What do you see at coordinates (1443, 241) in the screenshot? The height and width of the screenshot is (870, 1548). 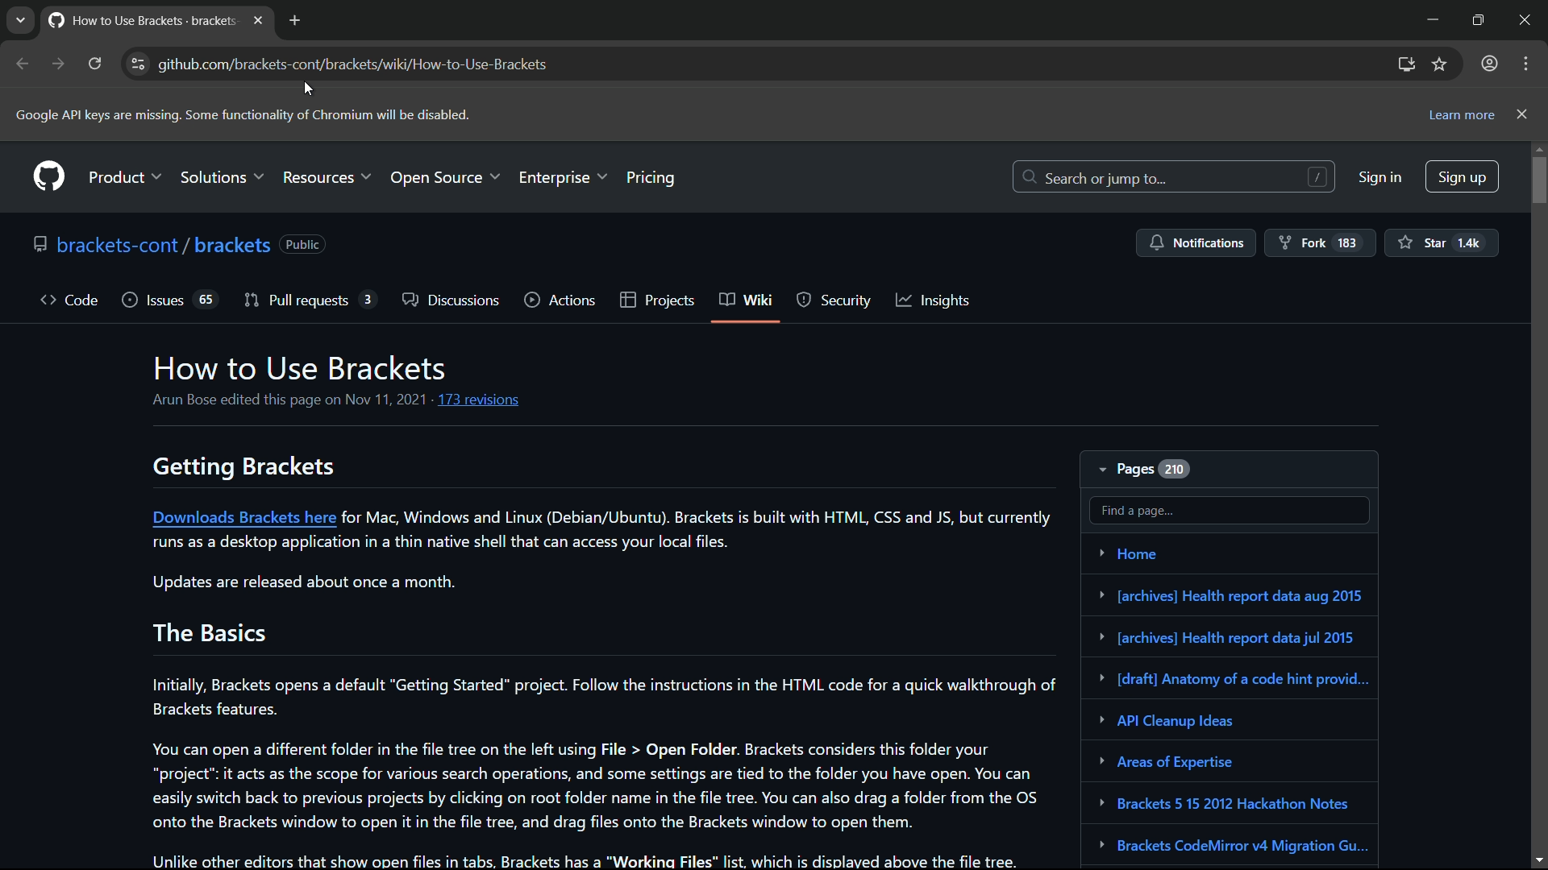 I see `Star 14k` at bounding box center [1443, 241].